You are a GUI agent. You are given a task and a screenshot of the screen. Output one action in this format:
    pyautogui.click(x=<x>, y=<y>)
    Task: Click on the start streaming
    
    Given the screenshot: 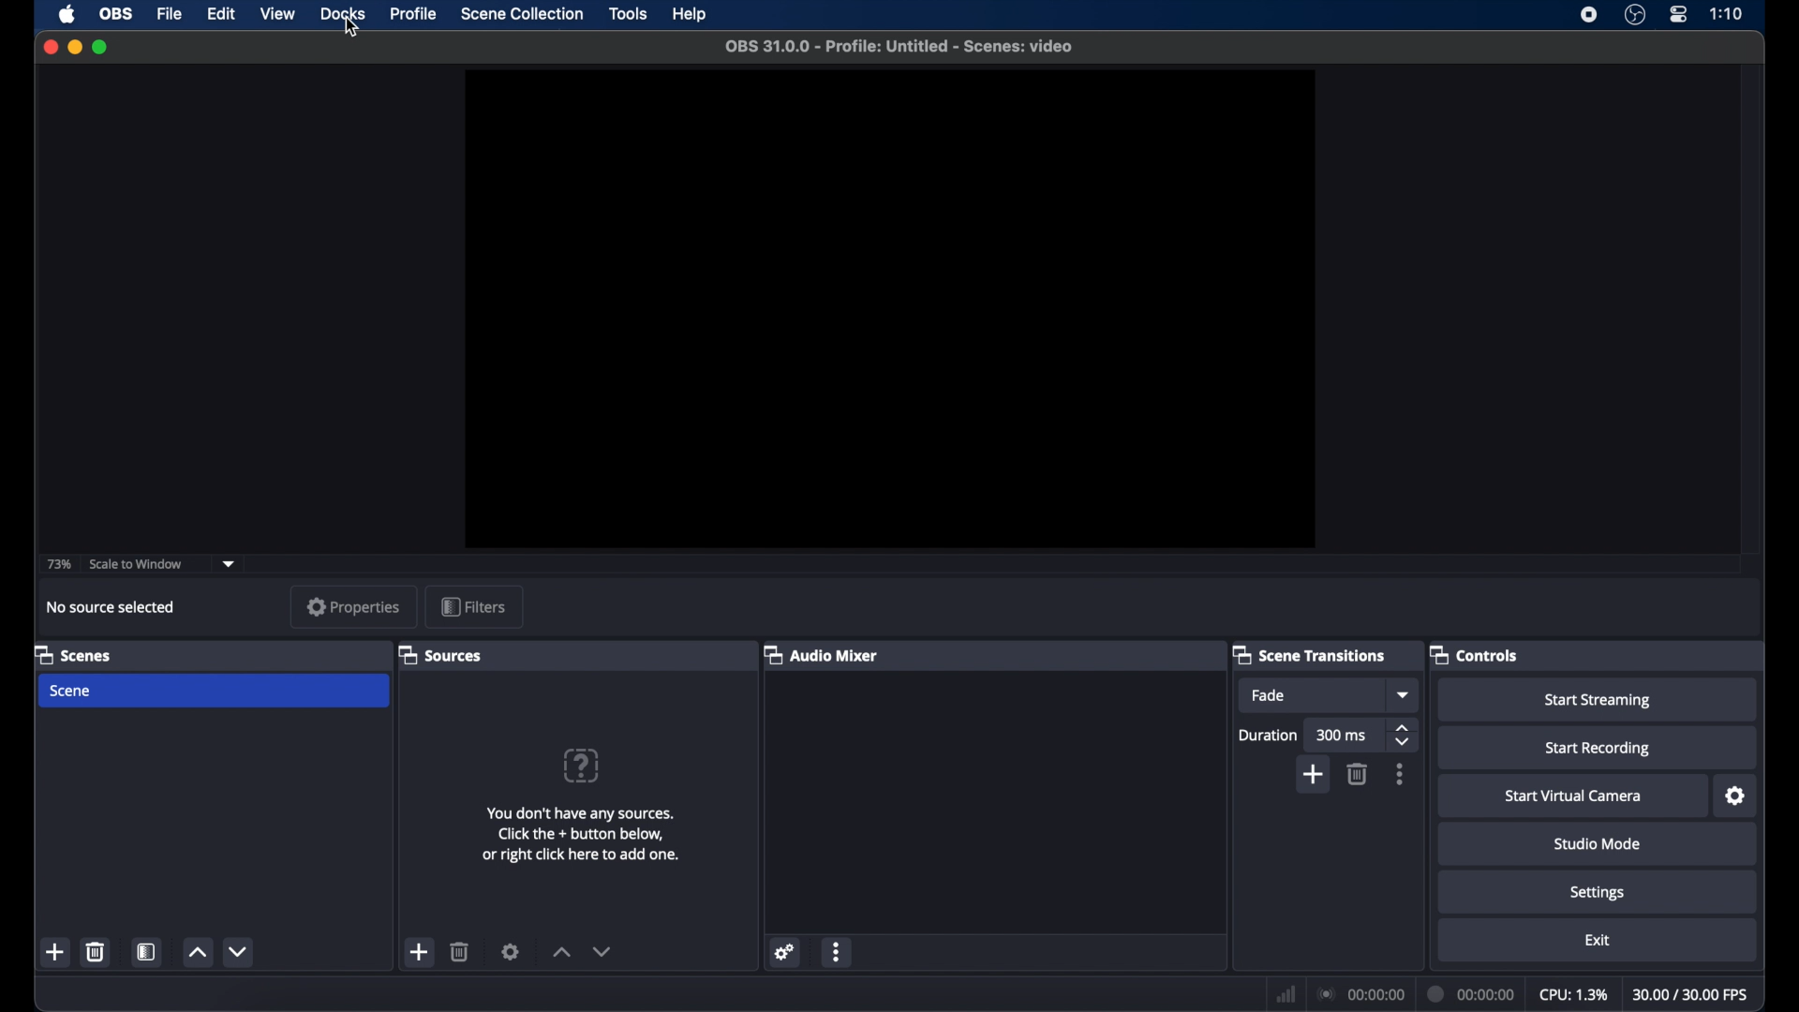 What is the action you would take?
    pyautogui.click(x=1598, y=701)
    